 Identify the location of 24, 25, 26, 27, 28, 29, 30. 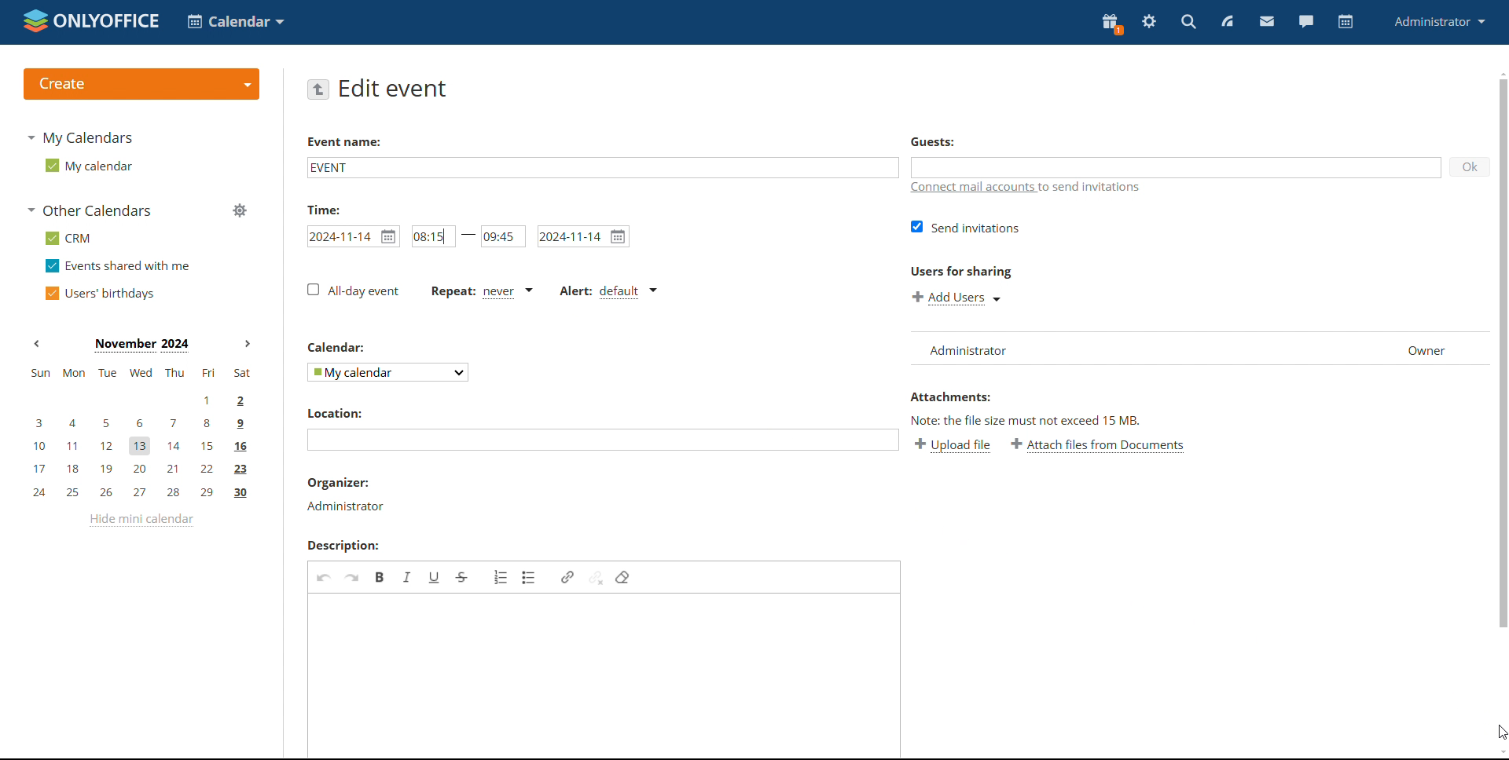
(141, 494).